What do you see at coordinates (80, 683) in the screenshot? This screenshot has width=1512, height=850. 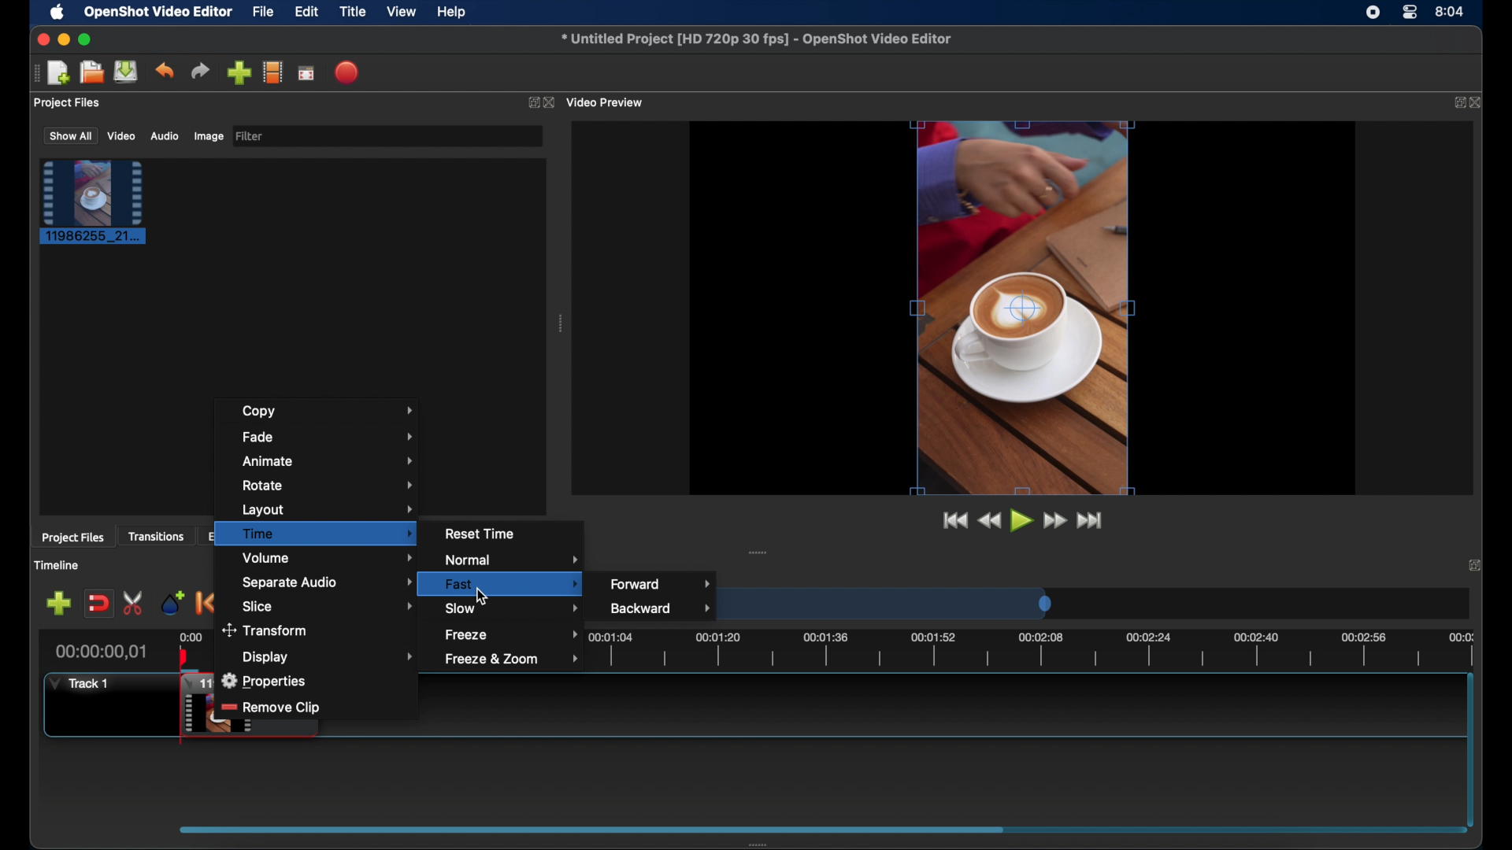 I see `track1` at bounding box center [80, 683].